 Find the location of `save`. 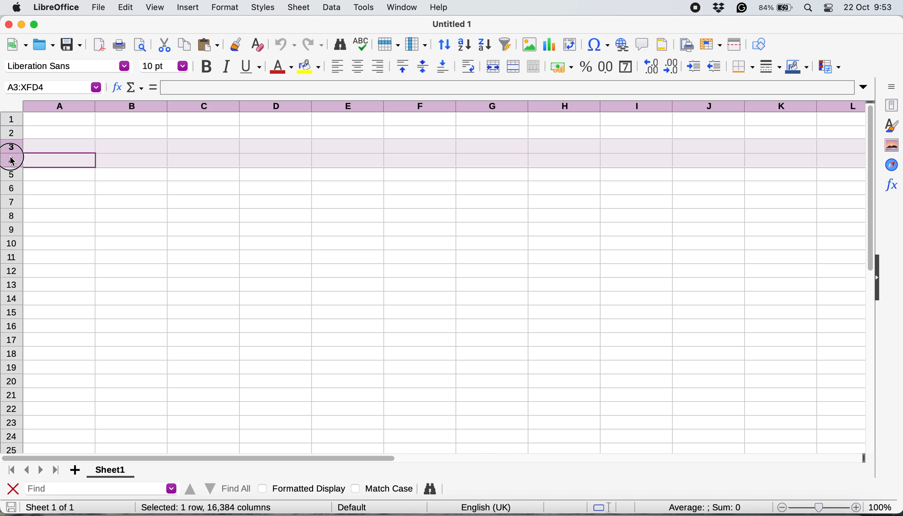

save is located at coordinates (72, 45).